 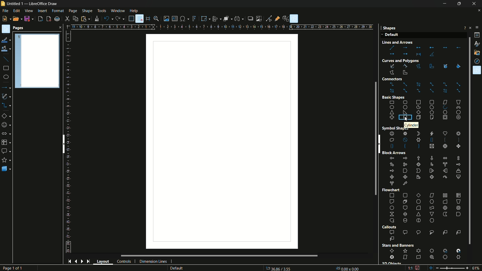 I want to click on shapes, so click(x=425, y=140).